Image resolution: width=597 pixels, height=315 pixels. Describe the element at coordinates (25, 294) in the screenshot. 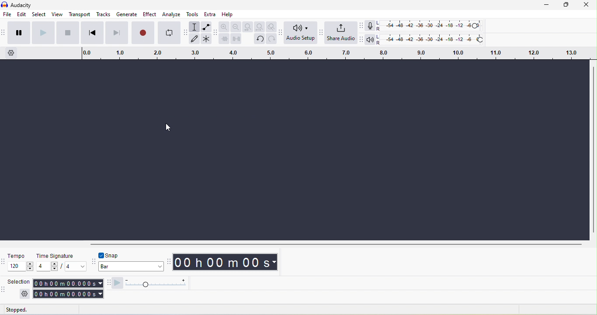

I see `selection settings` at that location.